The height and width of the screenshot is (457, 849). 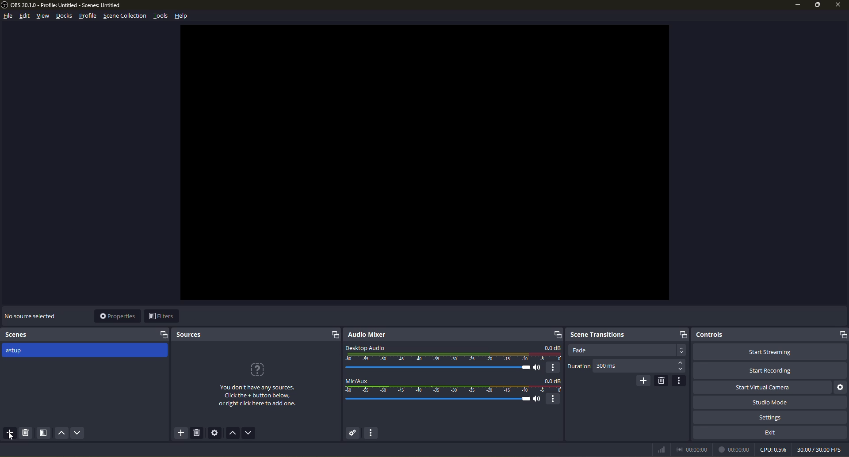 What do you see at coordinates (215, 432) in the screenshot?
I see `open source properties` at bounding box center [215, 432].